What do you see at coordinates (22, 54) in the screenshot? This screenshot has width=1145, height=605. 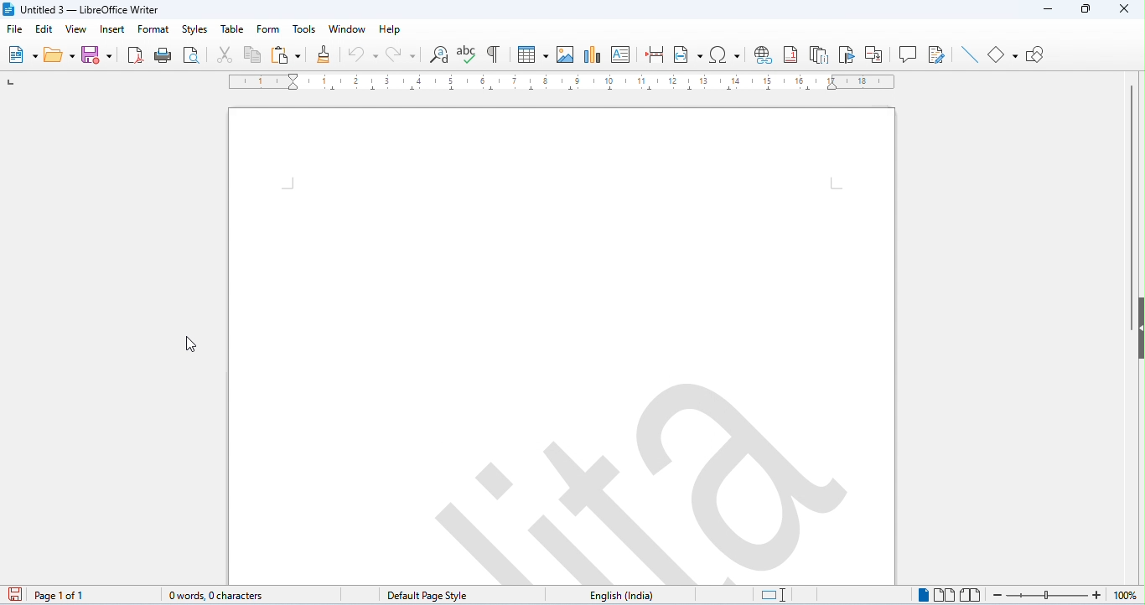 I see `new` at bounding box center [22, 54].